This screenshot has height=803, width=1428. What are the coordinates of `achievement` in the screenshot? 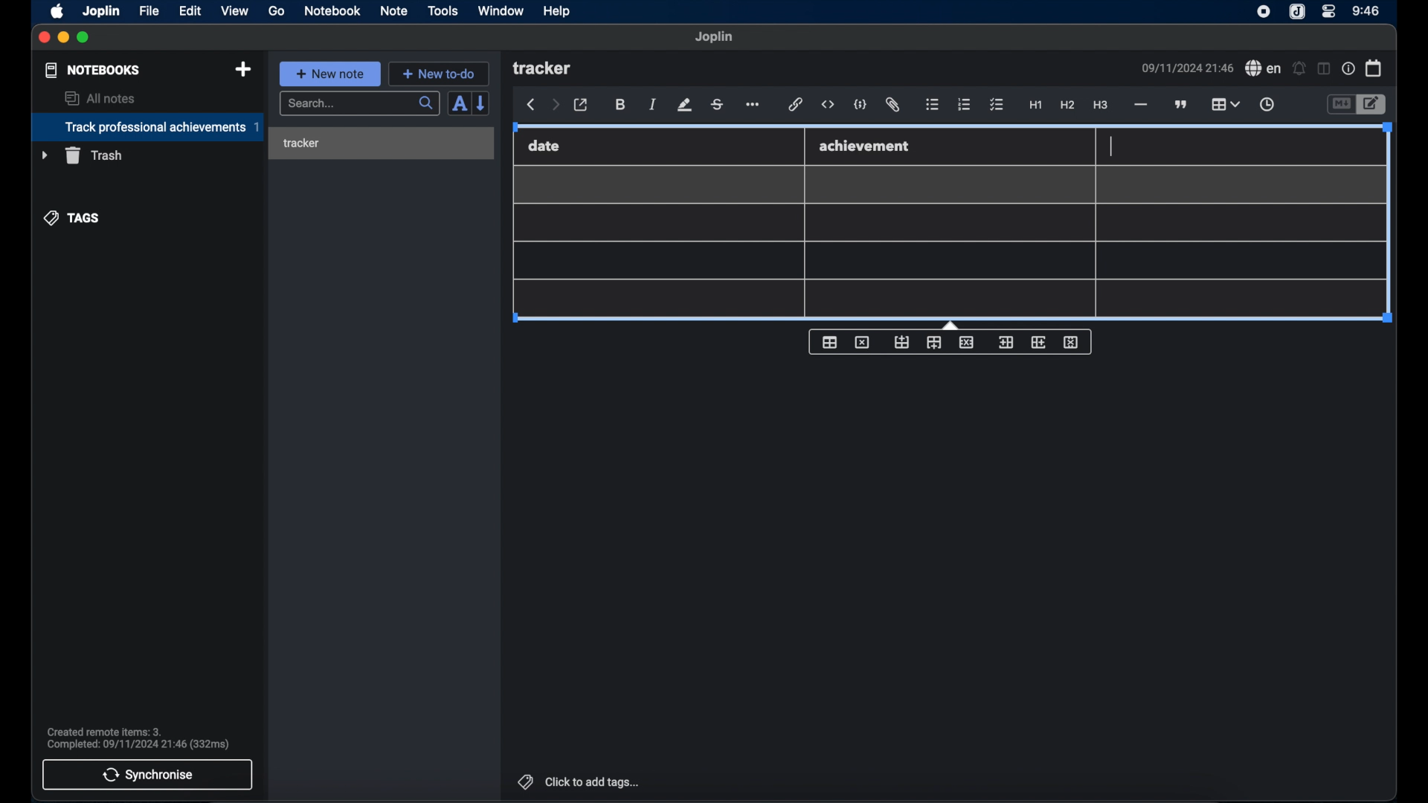 It's located at (866, 146).